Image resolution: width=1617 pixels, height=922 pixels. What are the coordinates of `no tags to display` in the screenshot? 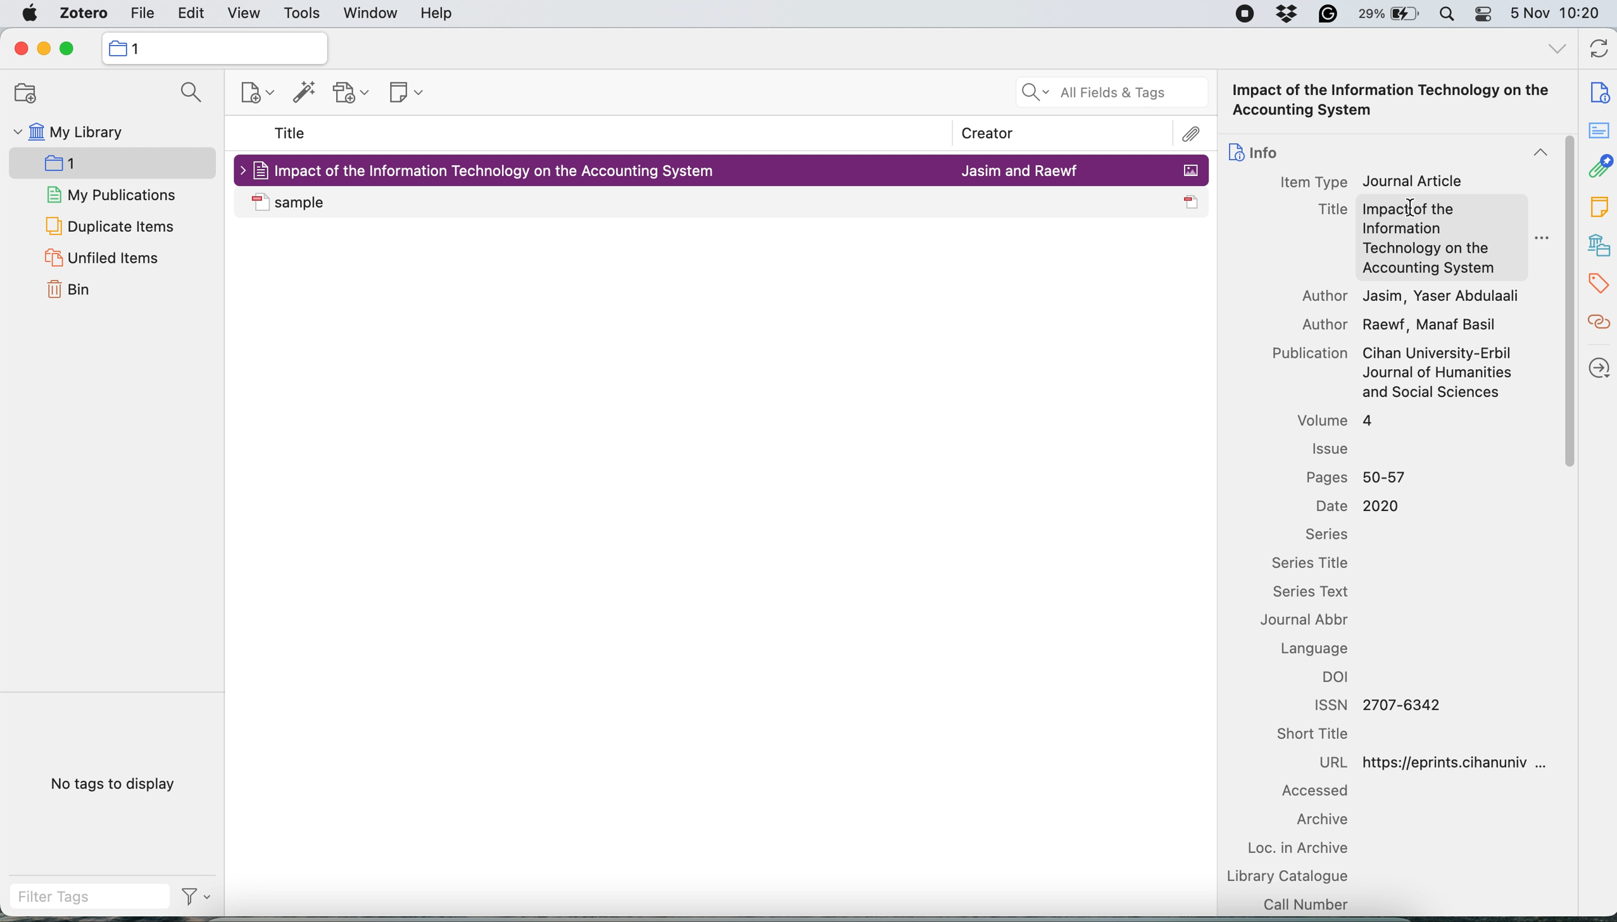 It's located at (113, 783).